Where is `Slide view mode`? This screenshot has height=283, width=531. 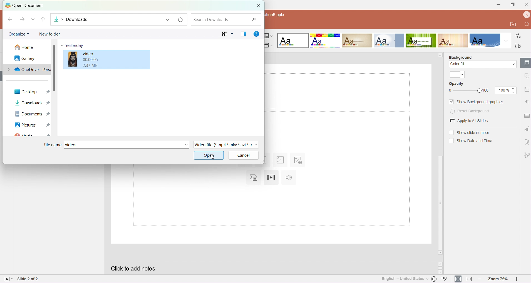
Slide view mode is located at coordinates (7, 278).